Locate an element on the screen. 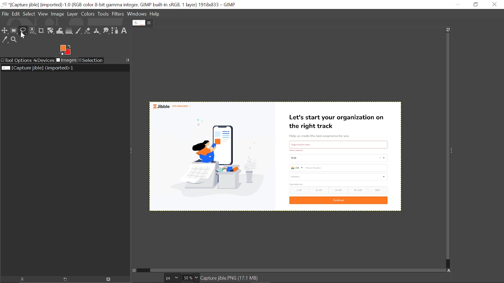 This screenshot has width=504, height=283. Zoom options is located at coordinates (196, 278).